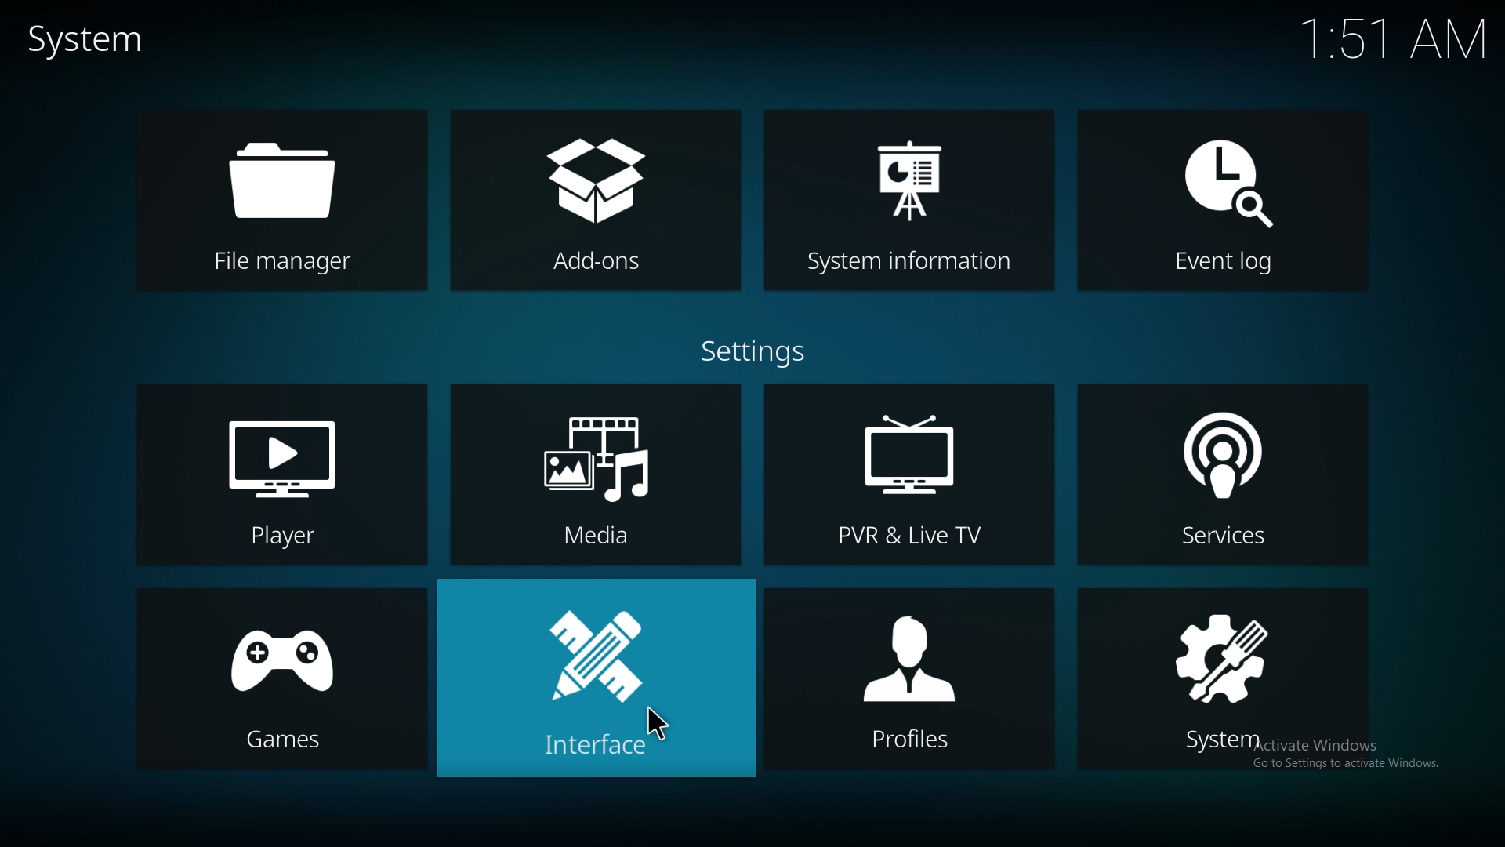 Image resolution: width=1505 pixels, height=847 pixels. I want to click on player, so click(281, 473).